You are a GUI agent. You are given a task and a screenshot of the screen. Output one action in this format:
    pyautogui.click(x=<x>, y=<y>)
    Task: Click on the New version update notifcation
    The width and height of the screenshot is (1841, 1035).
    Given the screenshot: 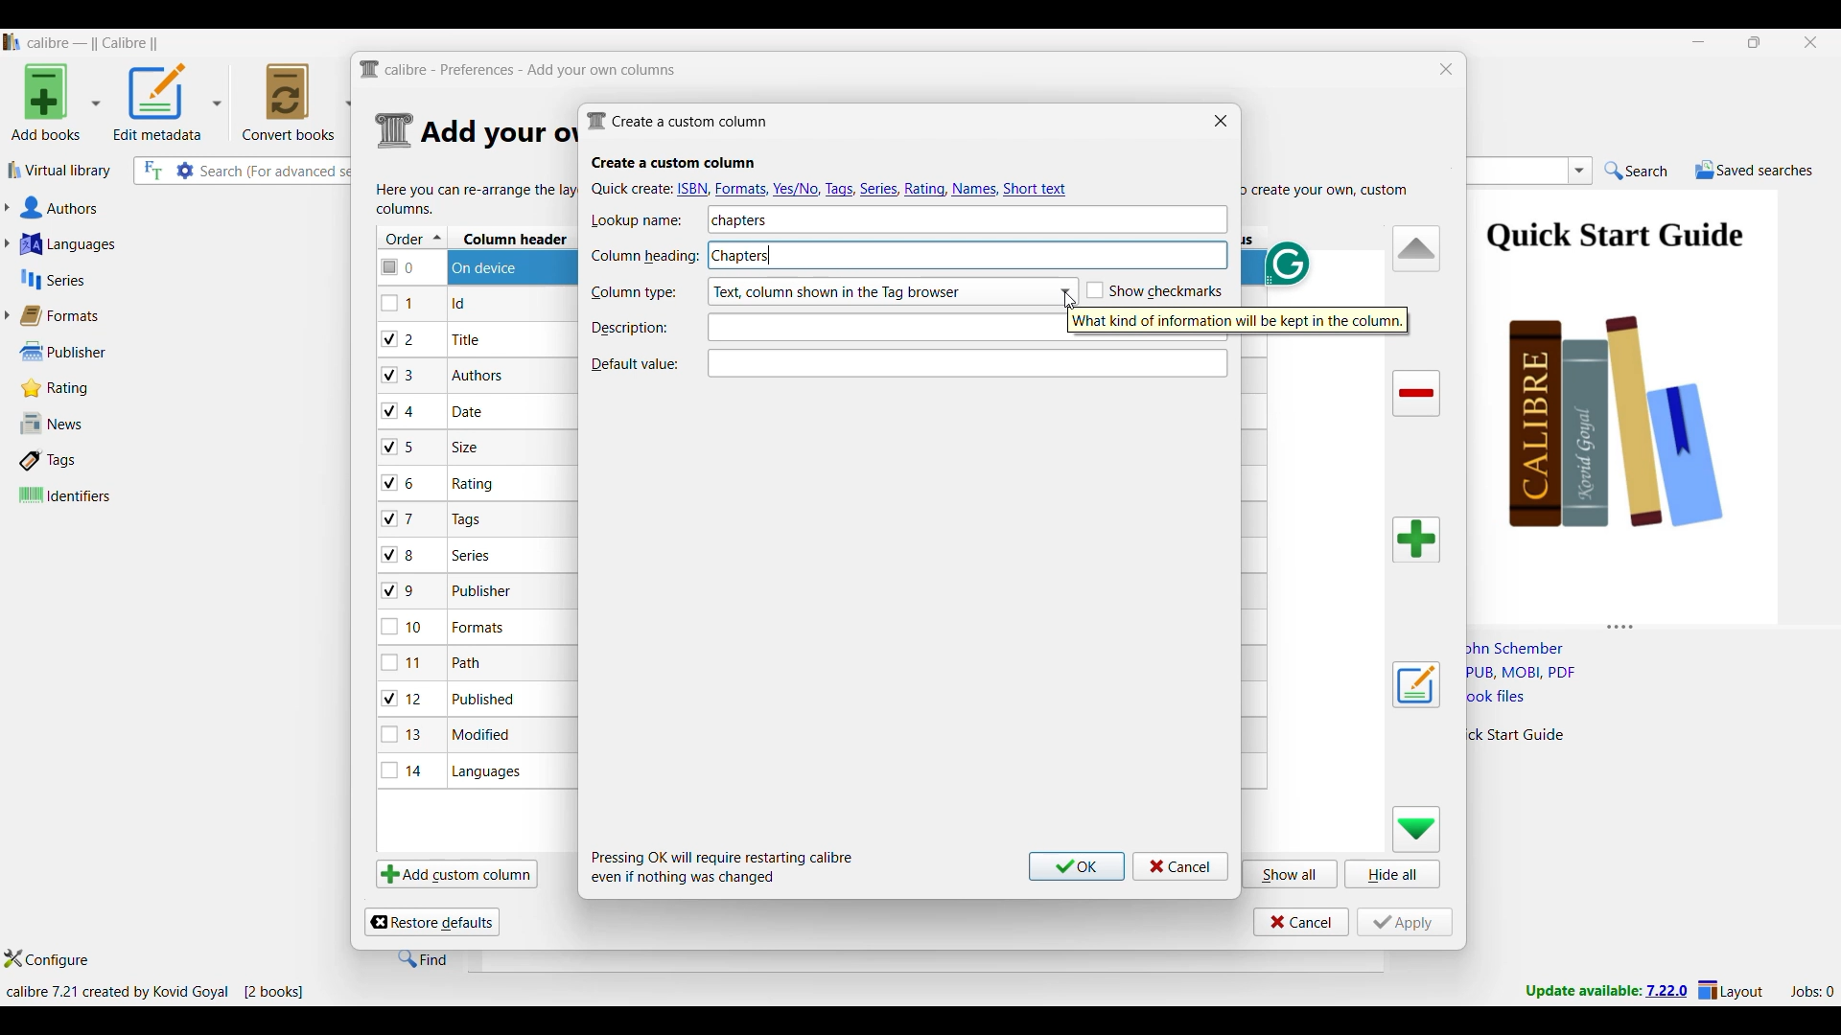 What is the action you would take?
    pyautogui.click(x=1606, y=990)
    